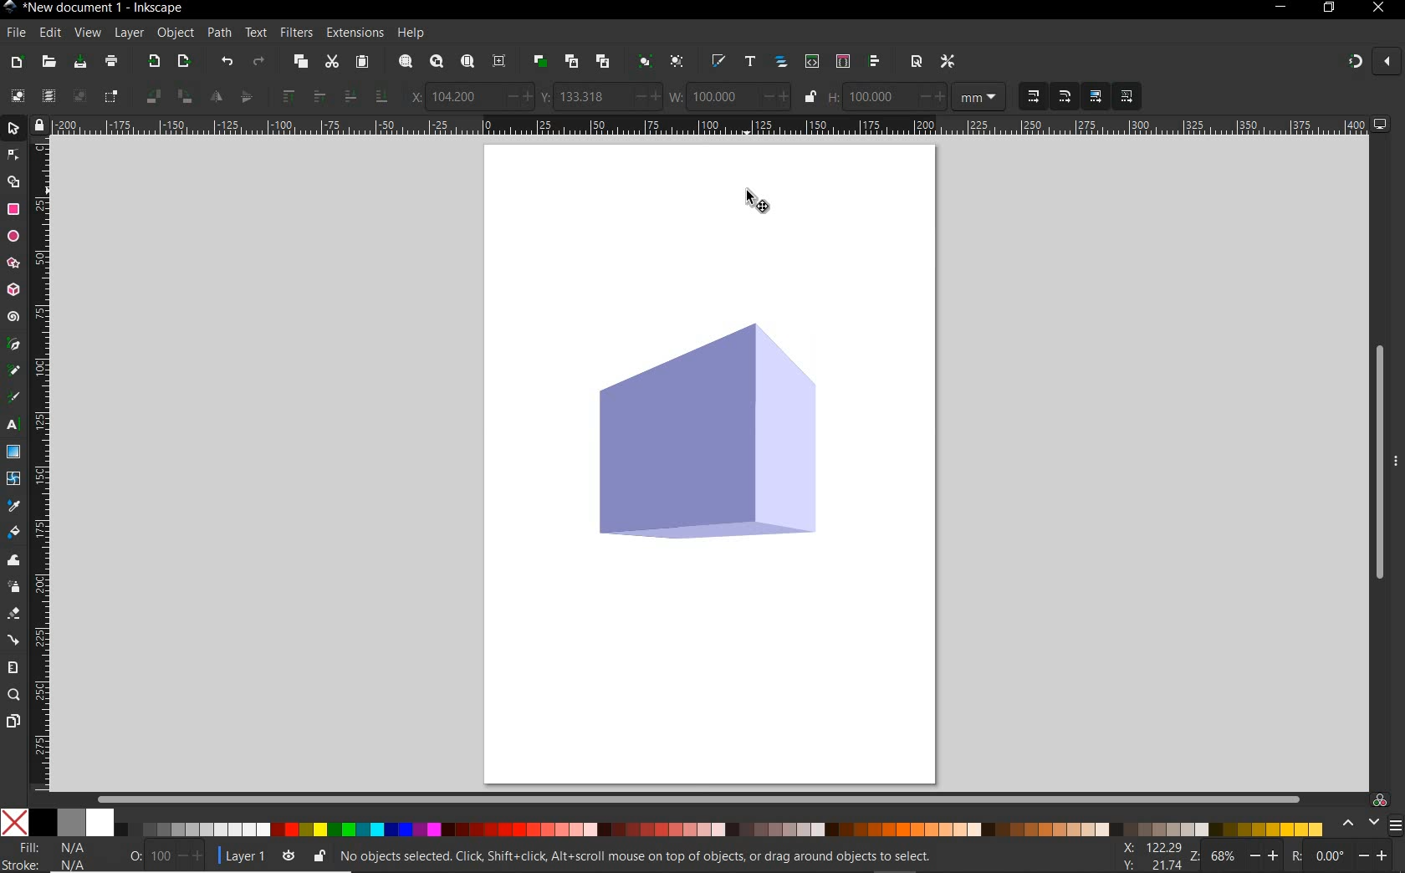 This screenshot has width=1405, height=873. Describe the element at coordinates (48, 63) in the screenshot. I see `open file dialog` at that location.